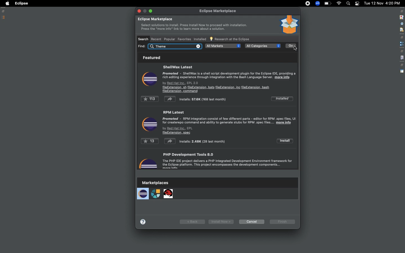 Image resolution: width=405 pixels, height=253 pixels. I want to click on Popular, so click(169, 39).